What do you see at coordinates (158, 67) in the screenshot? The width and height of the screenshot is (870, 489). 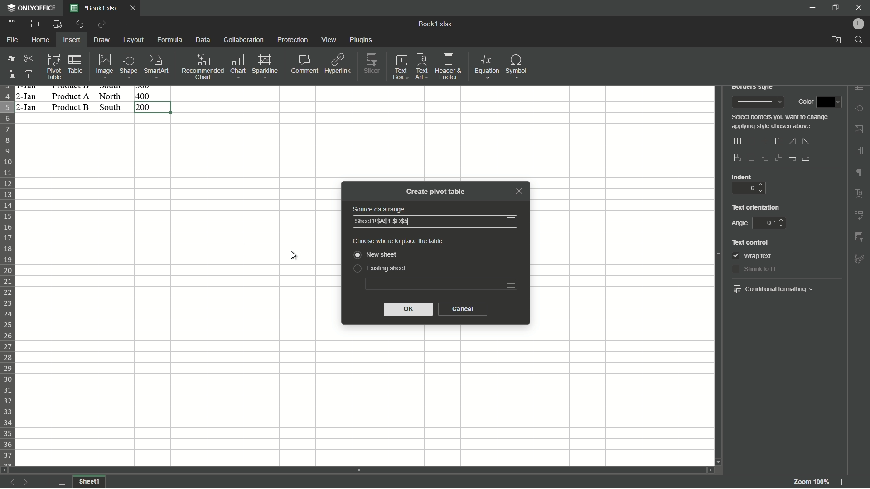 I see `Smartart` at bounding box center [158, 67].